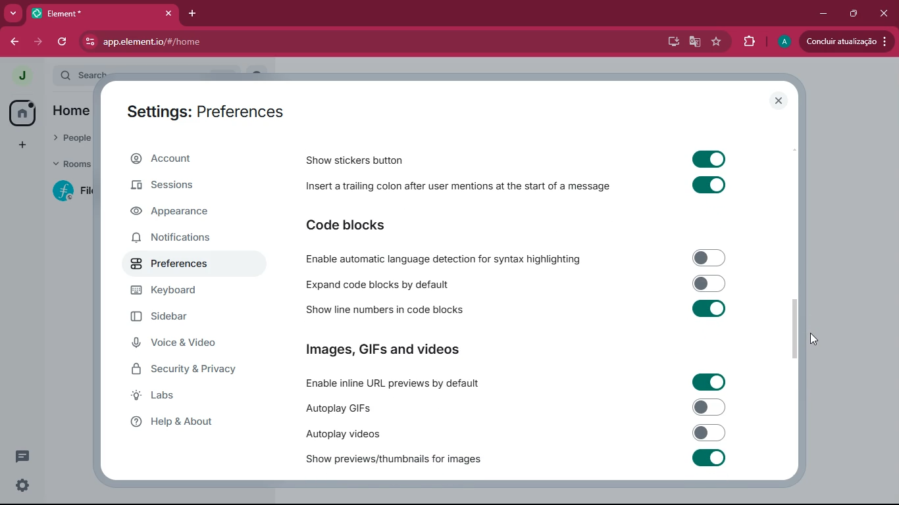 The image size is (899, 505). What do you see at coordinates (191, 425) in the screenshot?
I see `help` at bounding box center [191, 425].